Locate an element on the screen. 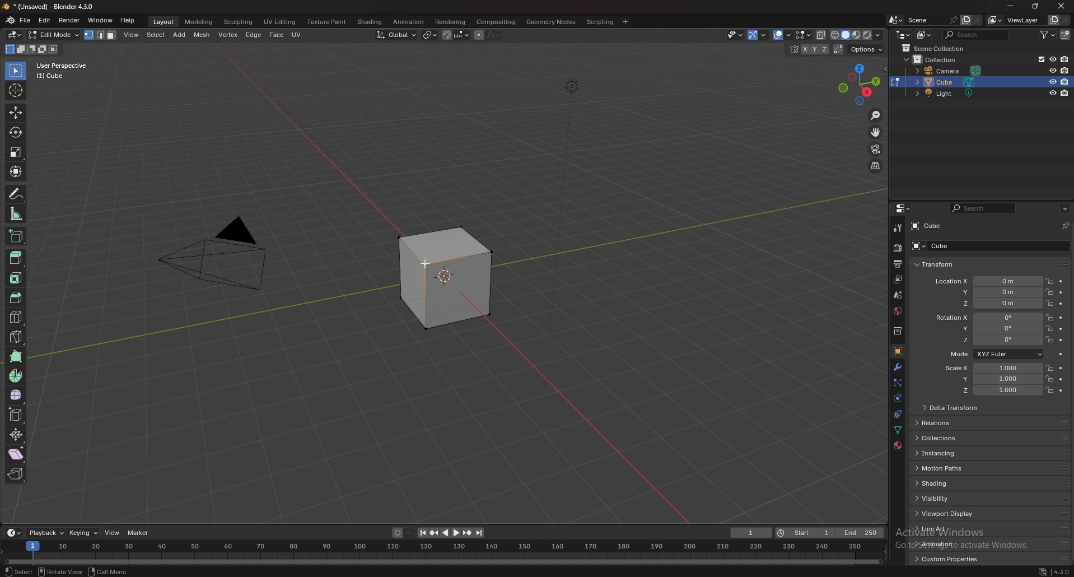  selectibility and visibility is located at coordinates (754, 35).